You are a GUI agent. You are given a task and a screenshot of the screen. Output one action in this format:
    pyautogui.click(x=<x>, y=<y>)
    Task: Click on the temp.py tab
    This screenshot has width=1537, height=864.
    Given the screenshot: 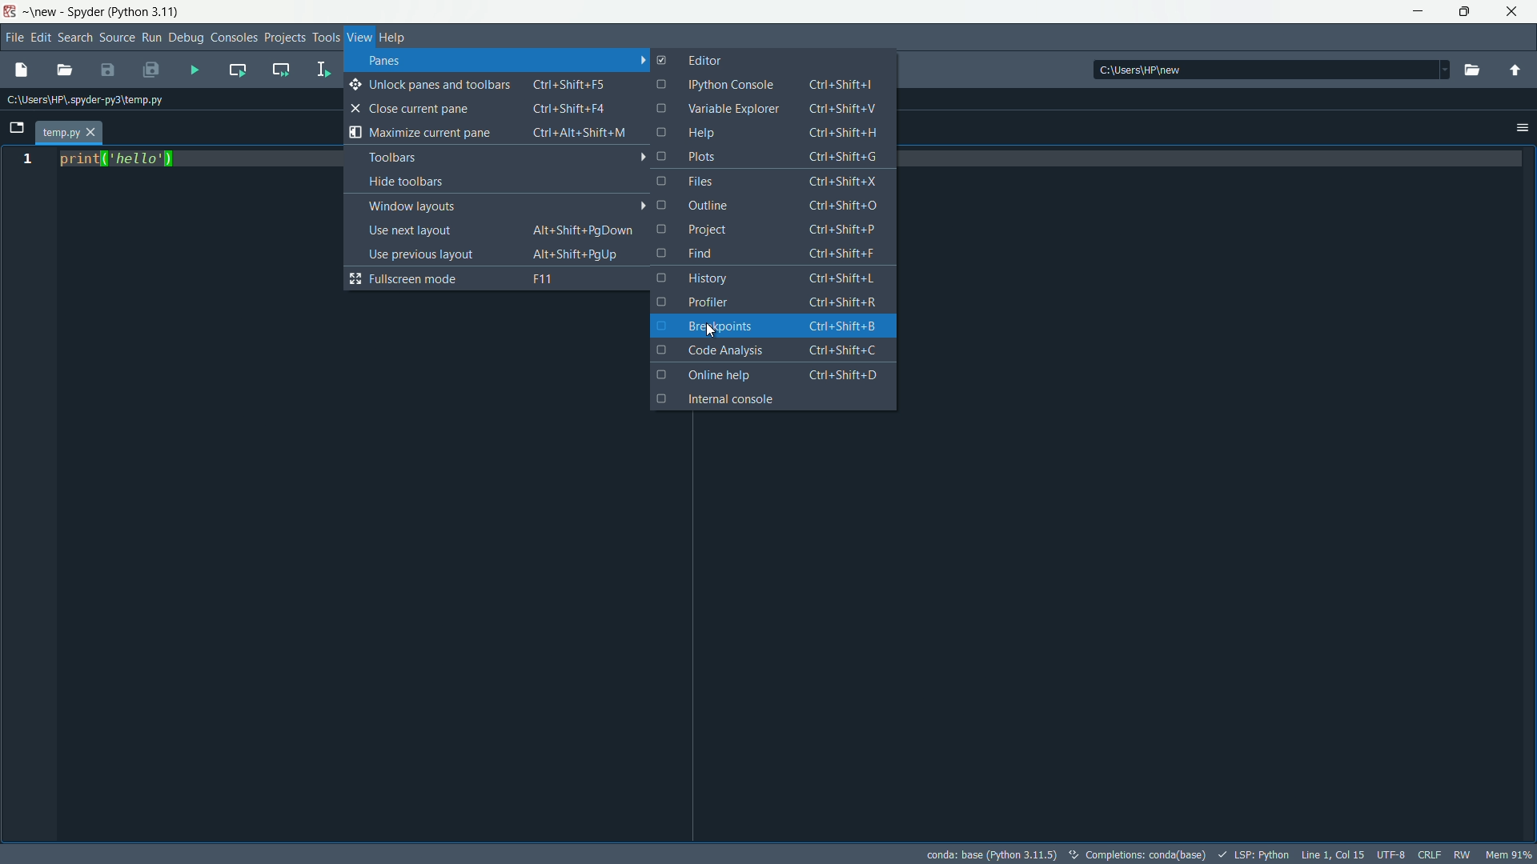 What is the action you would take?
    pyautogui.click(x=70, y=134)
    